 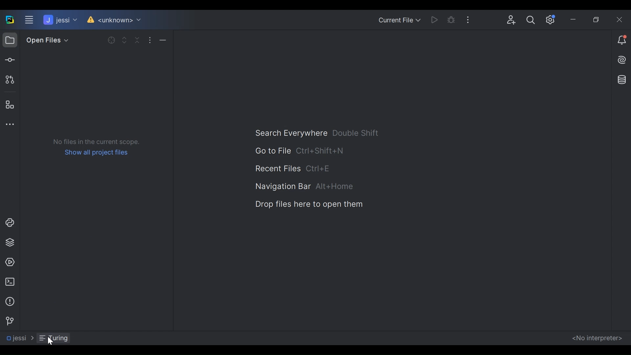 I want to click on Version Control, so click(x=112, y=20).